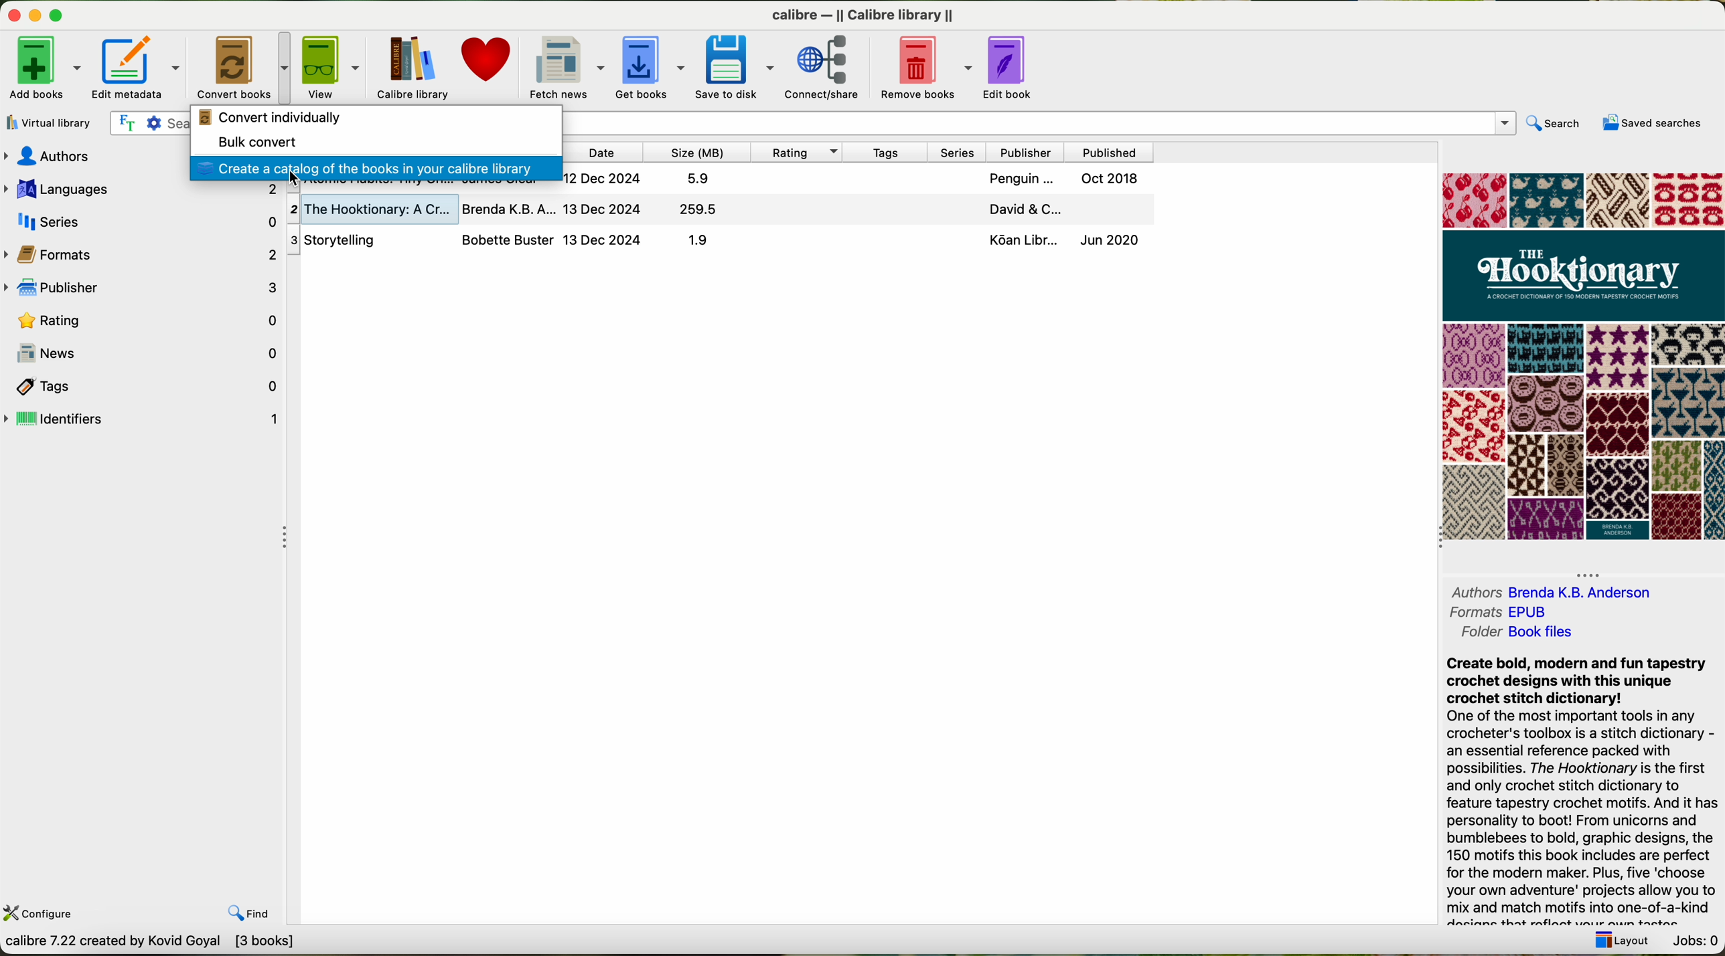  I want to click on identifiers, so click(143, 417).